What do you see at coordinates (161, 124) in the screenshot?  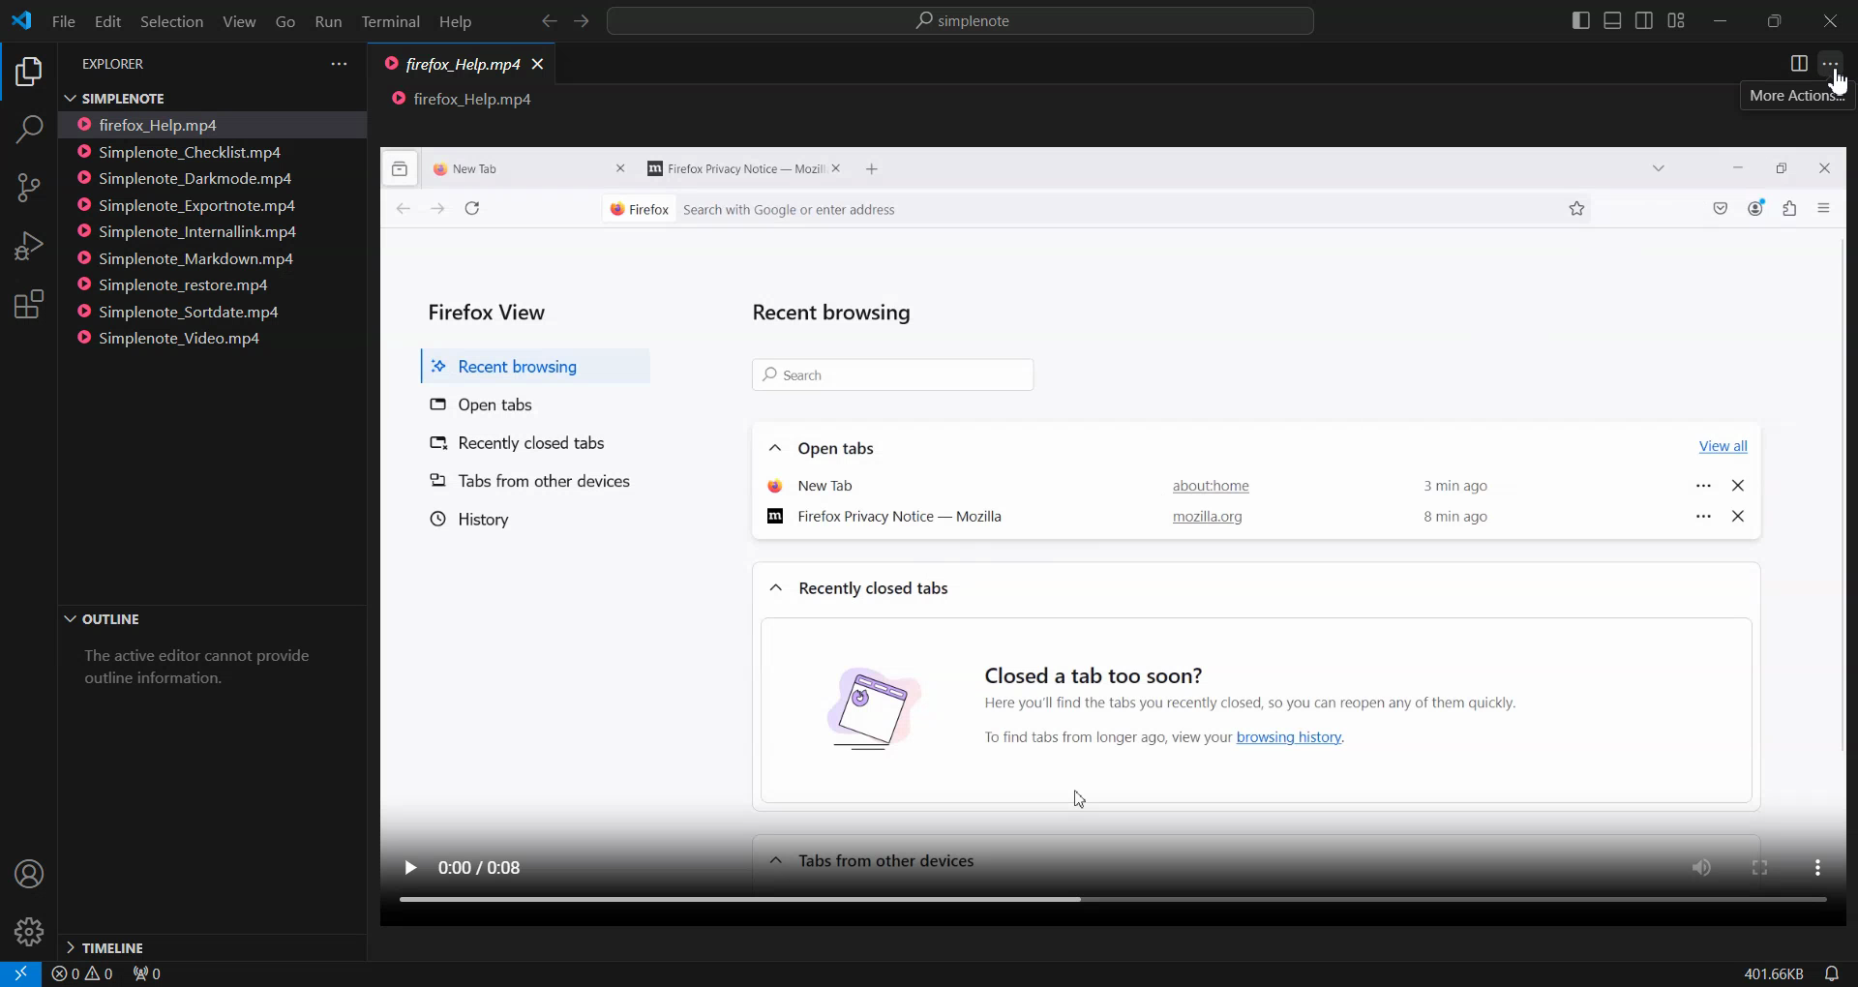 I see `firefox_Help.mp4` at bounding box center [161, 124].